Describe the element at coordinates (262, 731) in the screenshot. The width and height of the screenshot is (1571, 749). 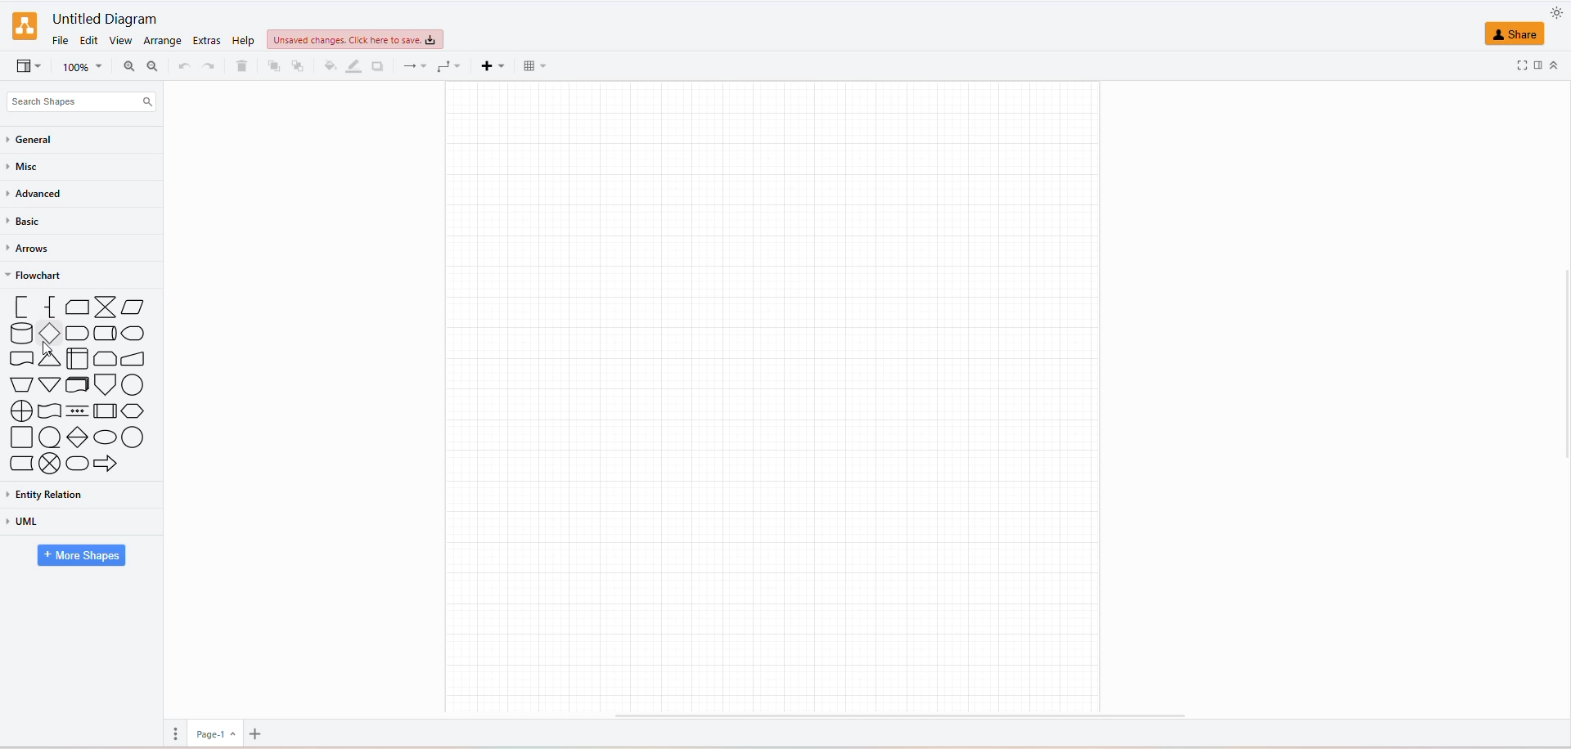
I see `add` at that location.